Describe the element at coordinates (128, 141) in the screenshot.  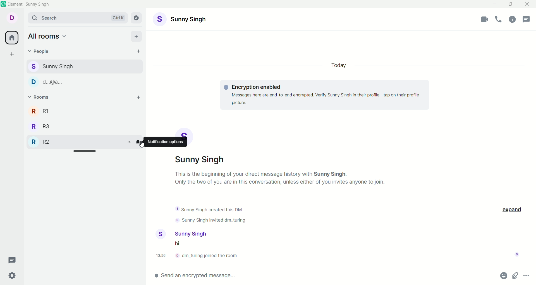
I see `options` at that location.